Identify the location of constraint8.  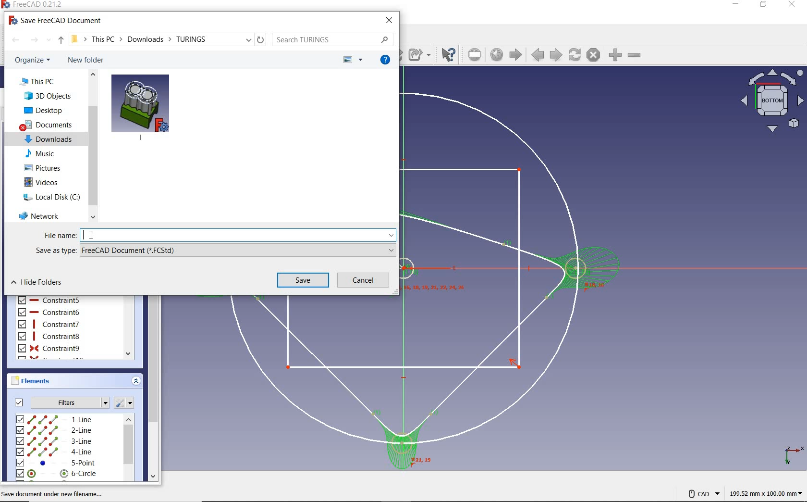
(49, 336).